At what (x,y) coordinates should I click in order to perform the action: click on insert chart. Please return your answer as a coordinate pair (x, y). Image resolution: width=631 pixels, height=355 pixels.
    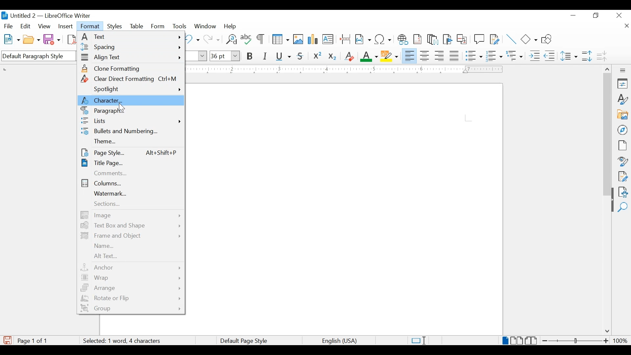
    Looking at the image, I should click on (314, 40).